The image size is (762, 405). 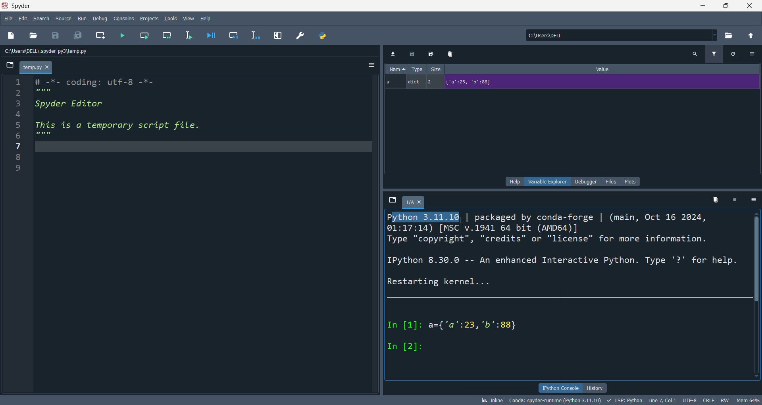 I want to click on save, so click(x=56, y=36).